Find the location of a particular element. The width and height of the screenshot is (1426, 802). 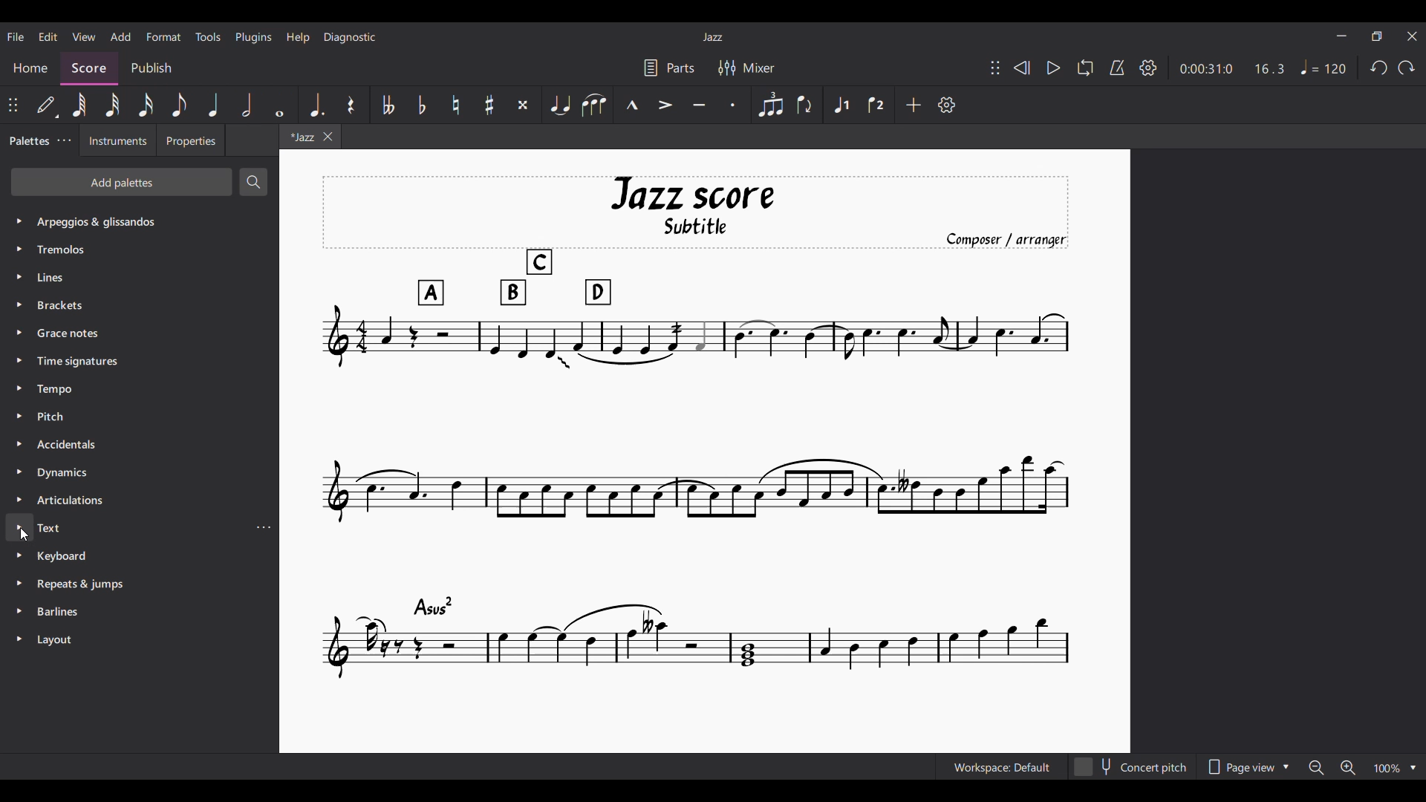

Format menu is located at coordinates (164, 37).